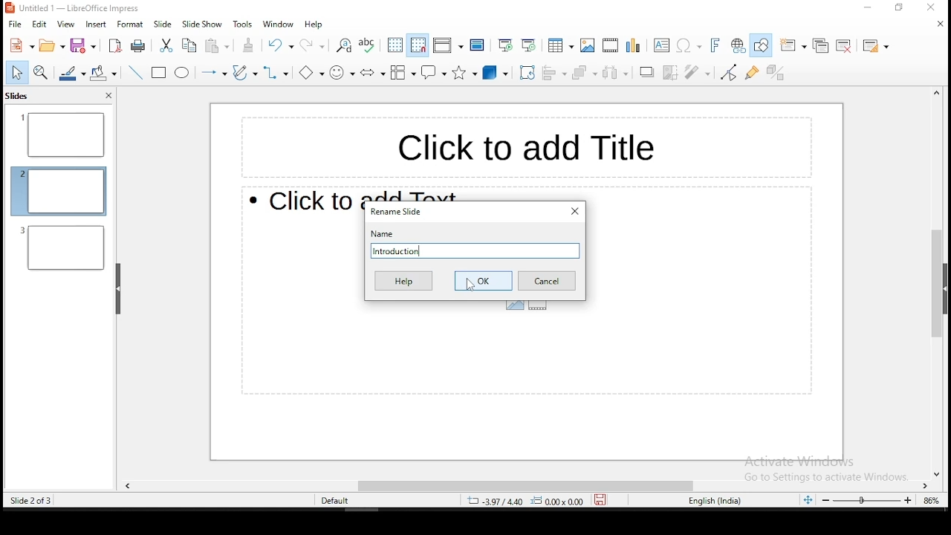 Image resolution: width=951 pixels, height=535 pixels. Describe the element at coordinates (95, 25) in the screenshot. I see `insert` at that location.